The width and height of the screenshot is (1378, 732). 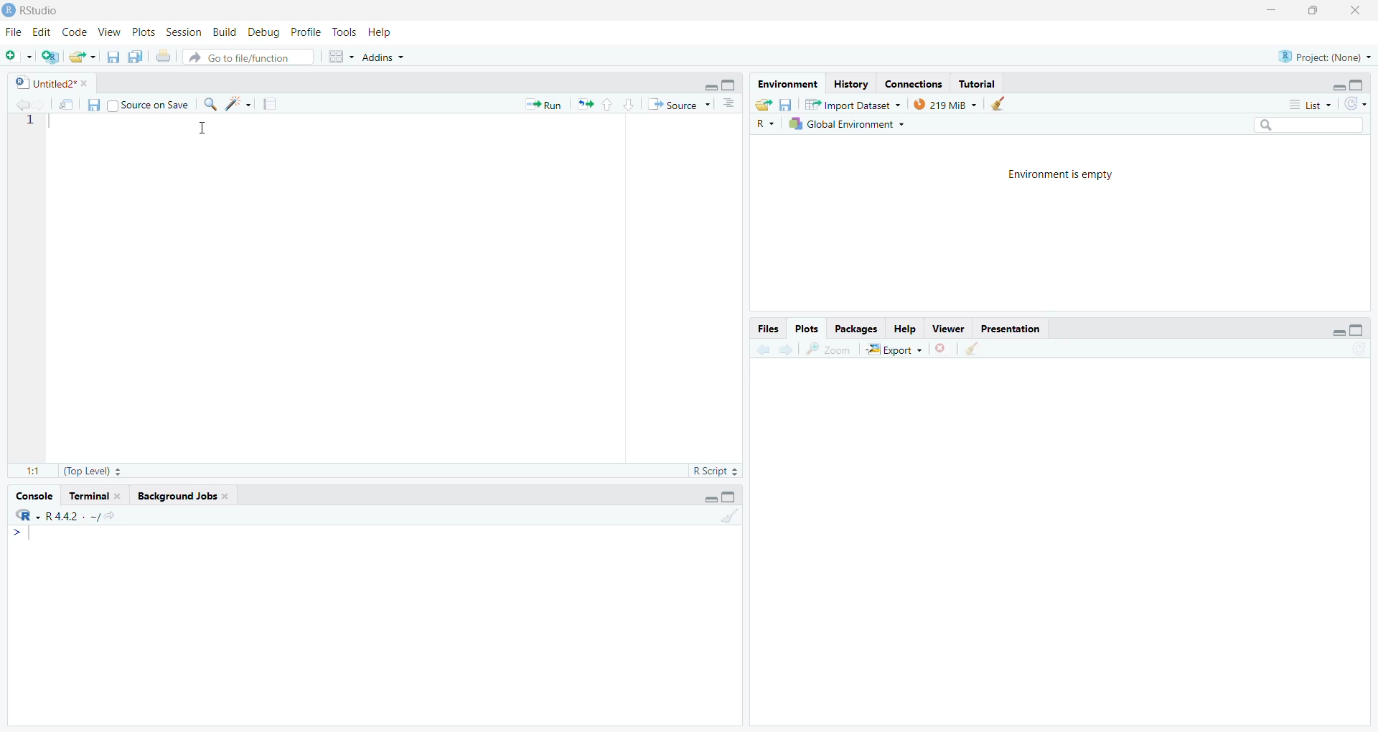 I want to click on Search, so click(x=1310, y=126).